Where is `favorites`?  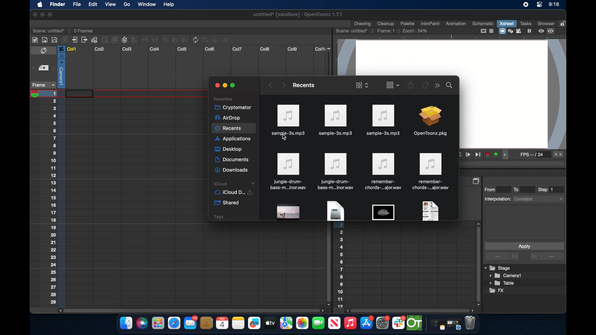 favorites is located at coordinates (223, 99).